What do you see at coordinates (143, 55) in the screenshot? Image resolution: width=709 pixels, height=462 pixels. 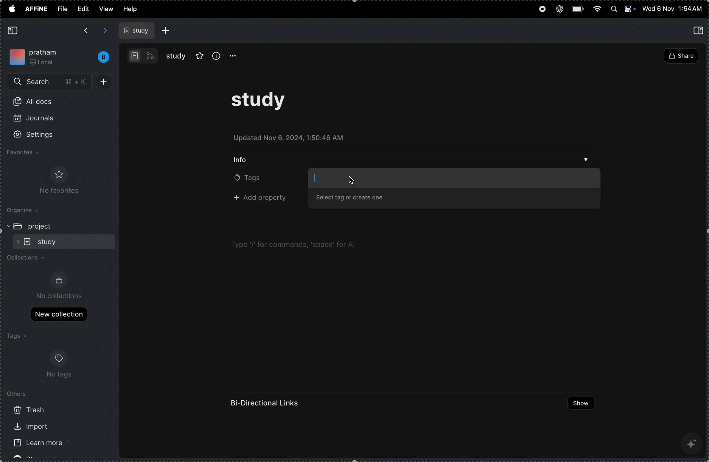 I see `work bench` at bounding box center [143, 55].